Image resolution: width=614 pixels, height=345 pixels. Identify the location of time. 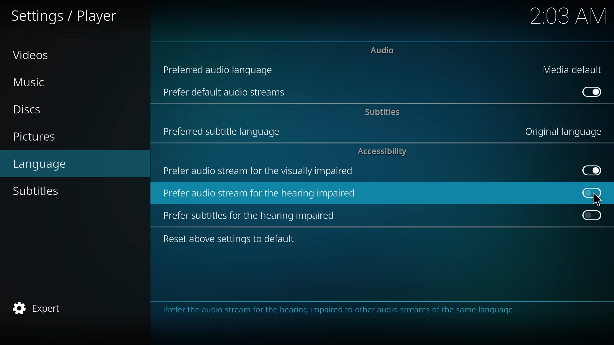
(569, 16).